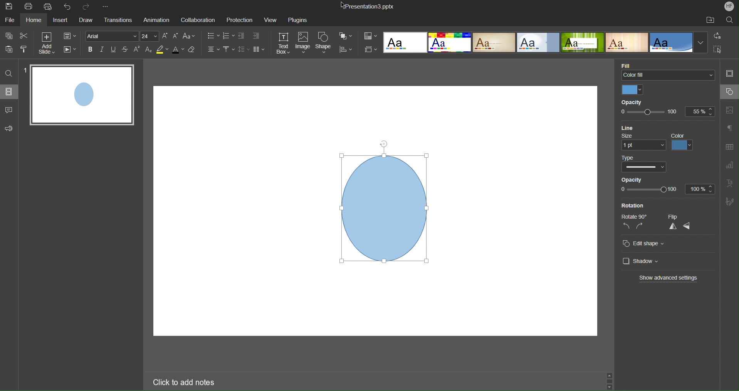 The image size is (739, 391). What do you see at coordinates (371, 49) in the screenshot?
I see `Slide Size` at bounding box center [371, 49].